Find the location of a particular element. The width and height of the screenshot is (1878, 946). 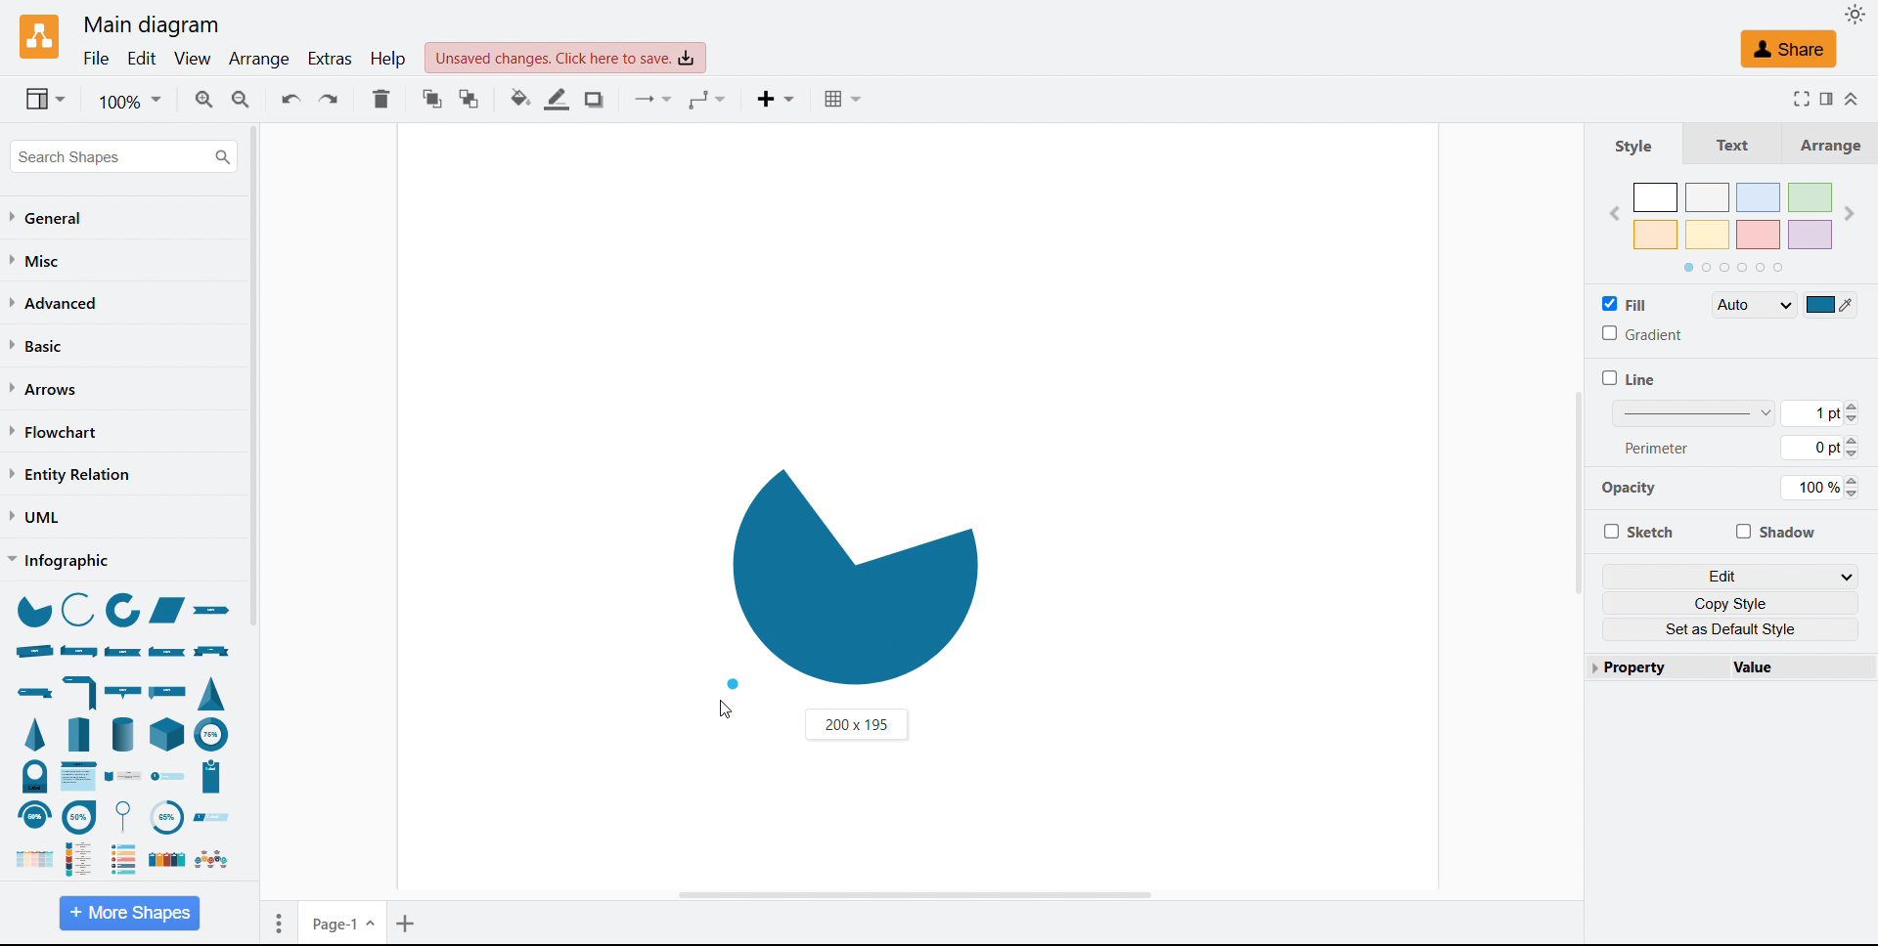

Arrange  is located at coordinates (261, 61).